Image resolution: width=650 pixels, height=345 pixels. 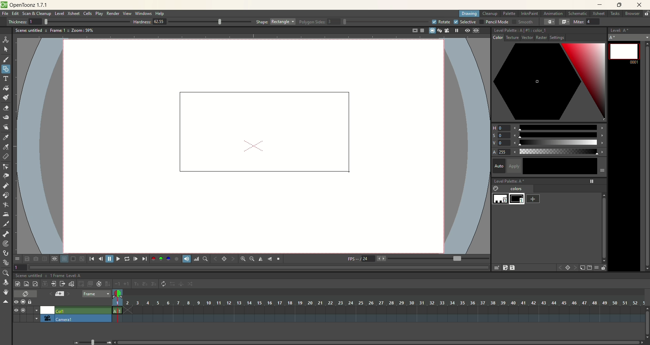 What do you see at coordinates (45, 283) in the screenshot?
I see `collapse` at bounding box center [45, 283].